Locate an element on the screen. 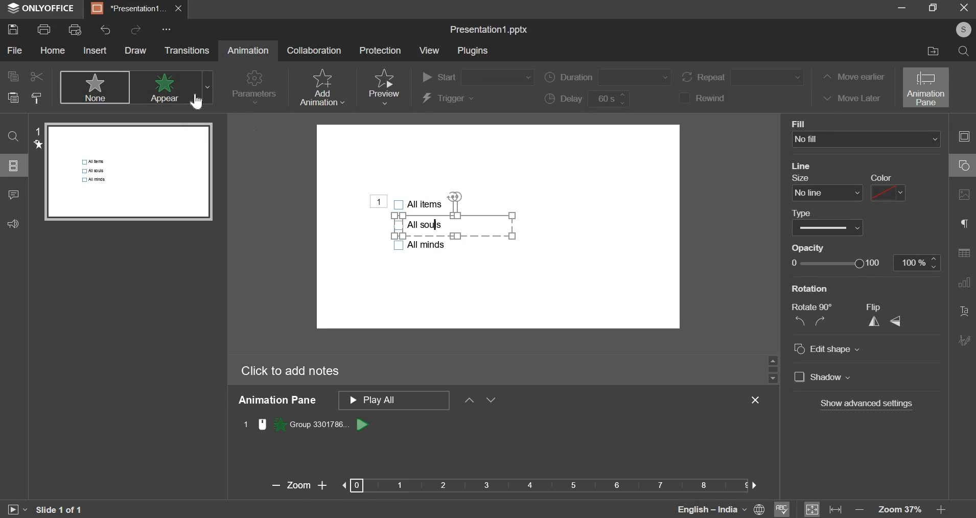 The width and height of the screenshot is (976, 518). draw is located at coordinates (135, 51).